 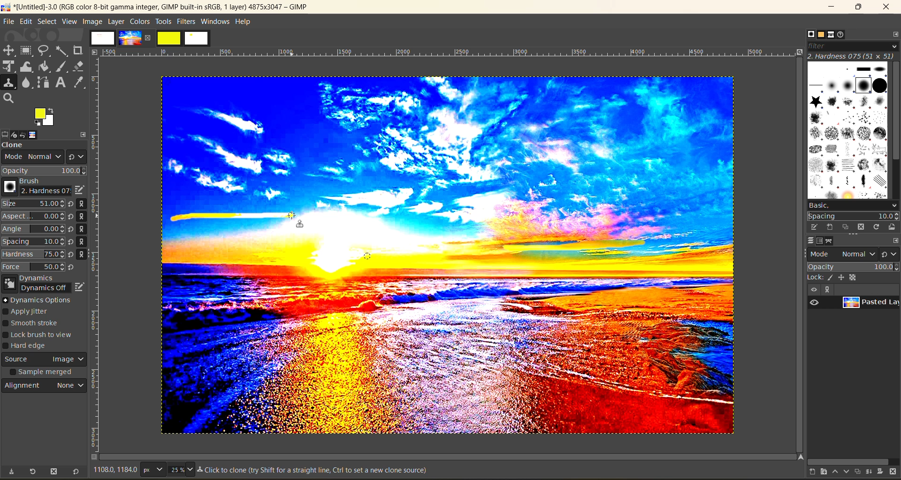 What do you see at coordinates (29, 134) in the screenshot?
I see `undo` at bounding box center [29, 134].